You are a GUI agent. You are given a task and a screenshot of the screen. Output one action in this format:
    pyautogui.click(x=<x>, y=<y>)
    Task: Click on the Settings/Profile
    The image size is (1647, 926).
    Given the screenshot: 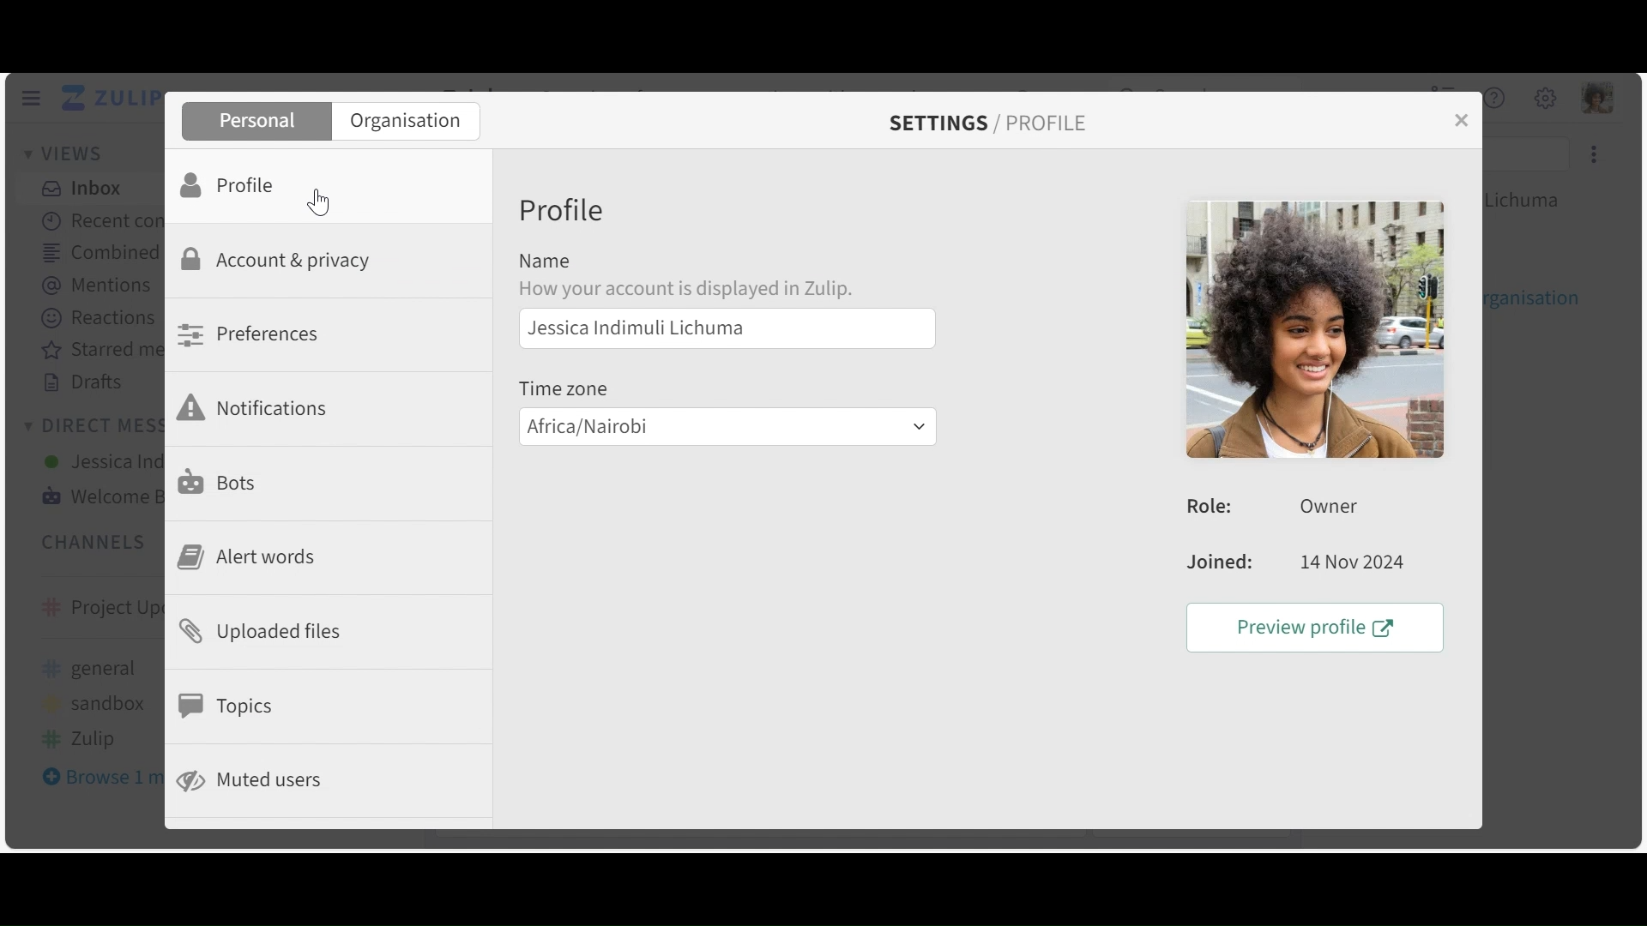 What is the action you would take?
    pyautogui.click(x=994, y=120)
    